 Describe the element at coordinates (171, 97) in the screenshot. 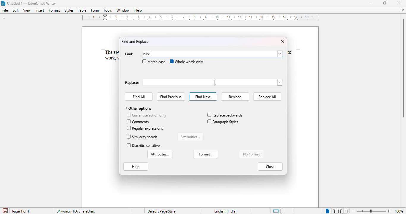

I see `find previous` at that location.